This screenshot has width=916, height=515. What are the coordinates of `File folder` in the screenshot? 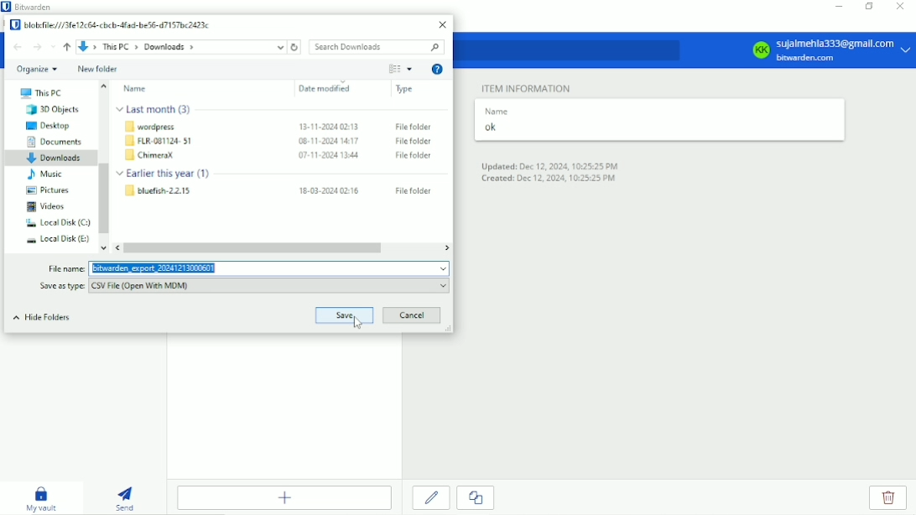 It's located at (414, 126).